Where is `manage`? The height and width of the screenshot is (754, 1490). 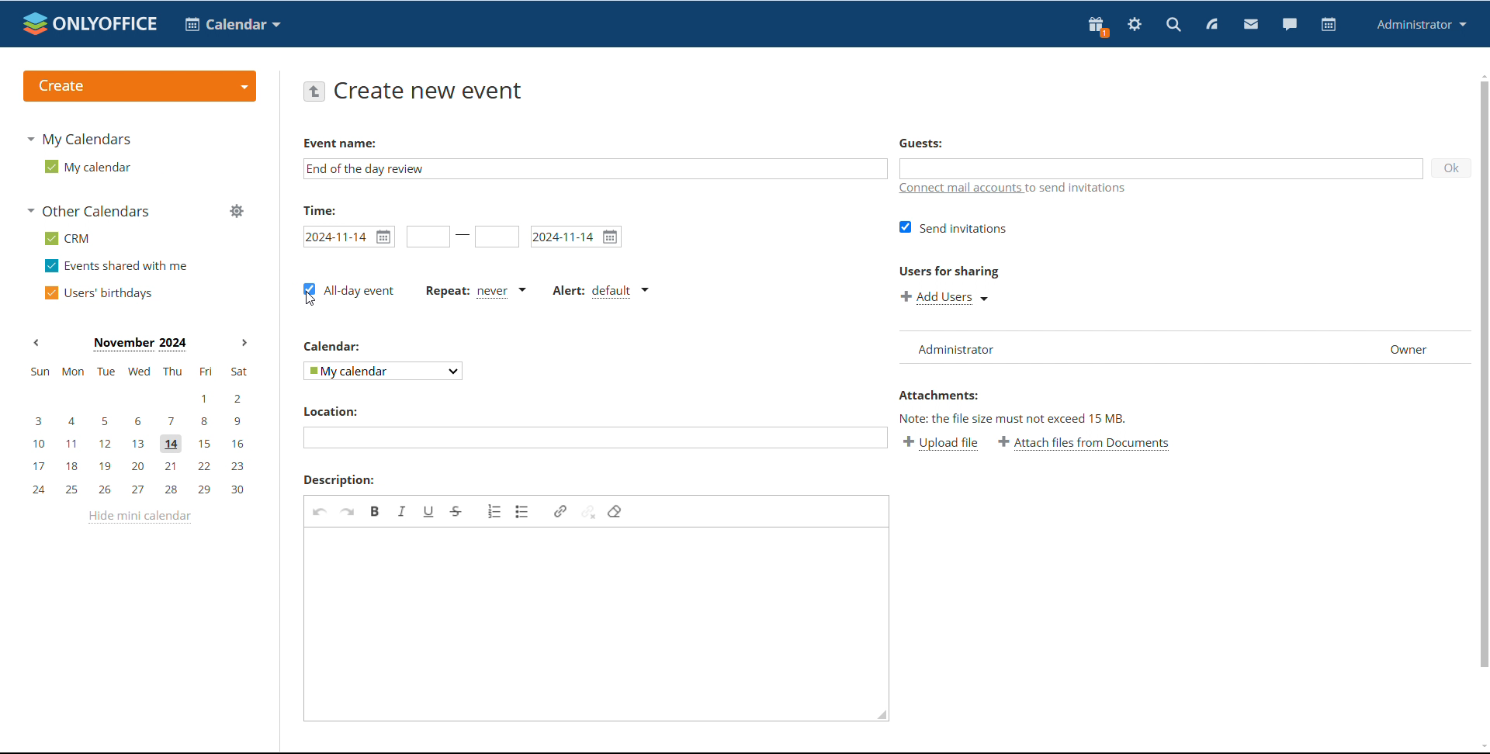 manage is located at coordinates (237, 213).